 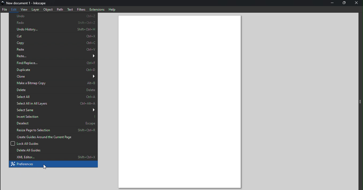 I want to click on Cut, so click(x=52, y=36).